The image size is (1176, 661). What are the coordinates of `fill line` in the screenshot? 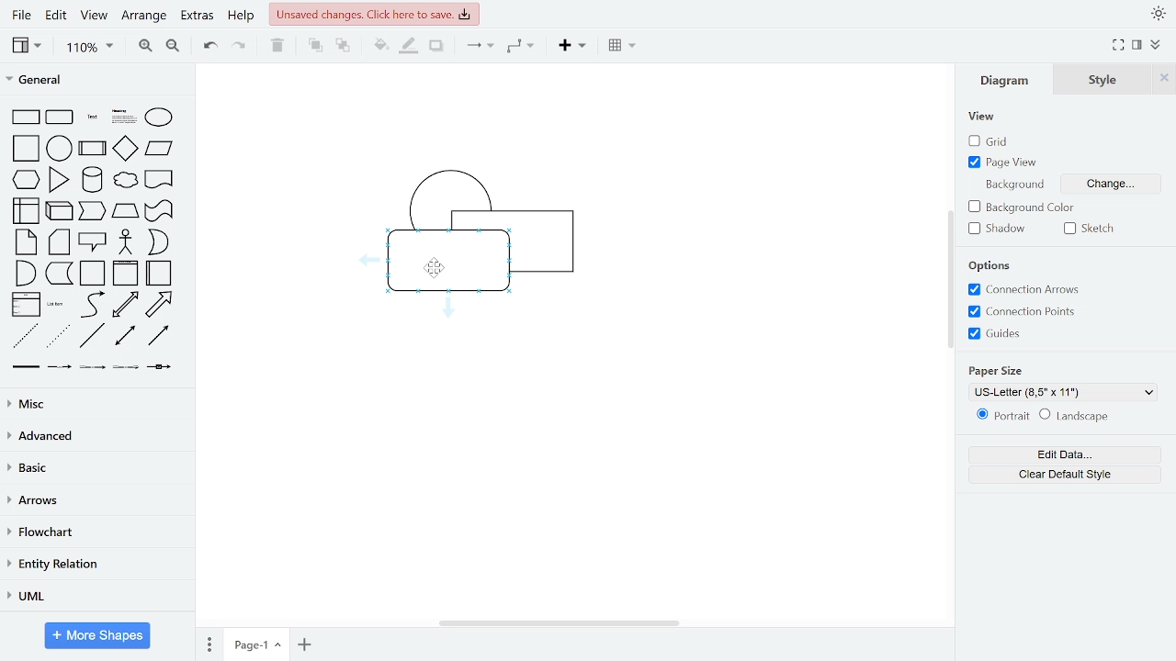 It's located at (410, 47).